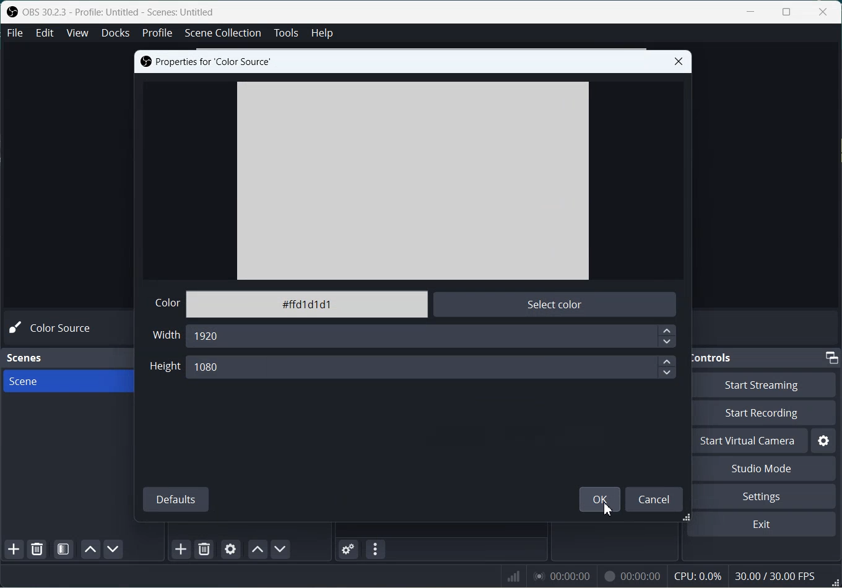 The height and width of the screenshot is (588, 842). Describe the element at coordinates (116, 33) in the screenshot. I see `Docks` at that location.